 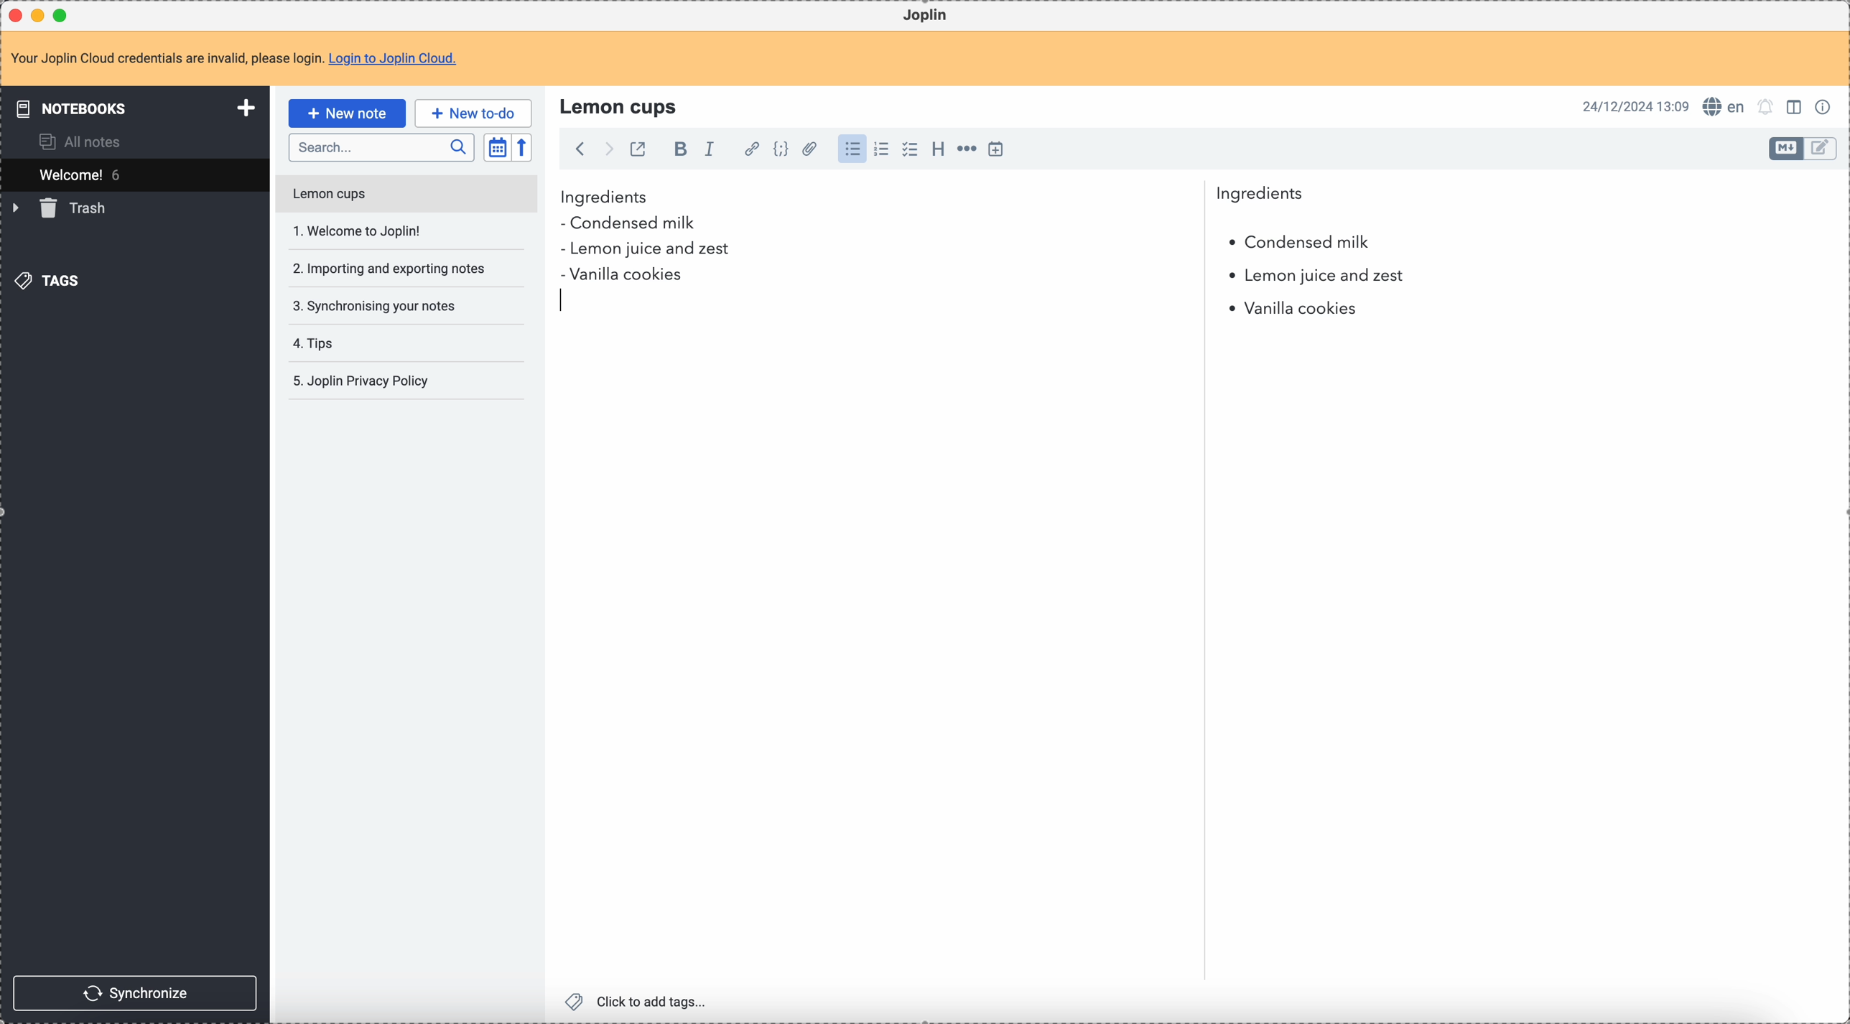 What do you see at coordinates (621, 106) in the screenshot?
I see `lemon cups` at bounding box center [621, 106].